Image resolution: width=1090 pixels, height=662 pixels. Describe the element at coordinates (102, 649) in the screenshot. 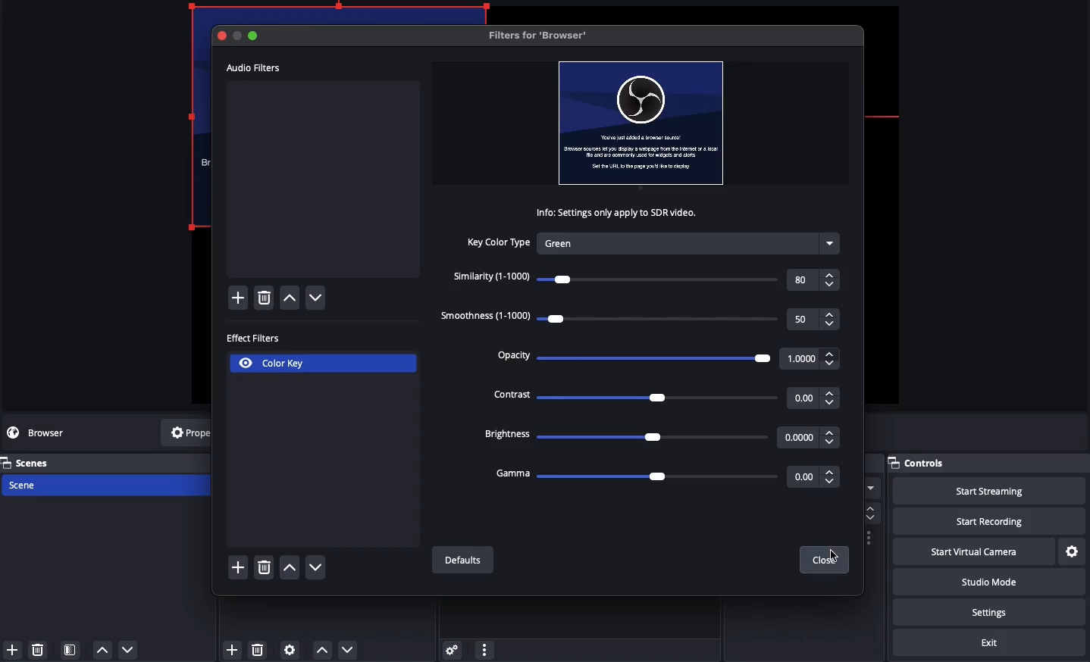

I see `up` at that location.